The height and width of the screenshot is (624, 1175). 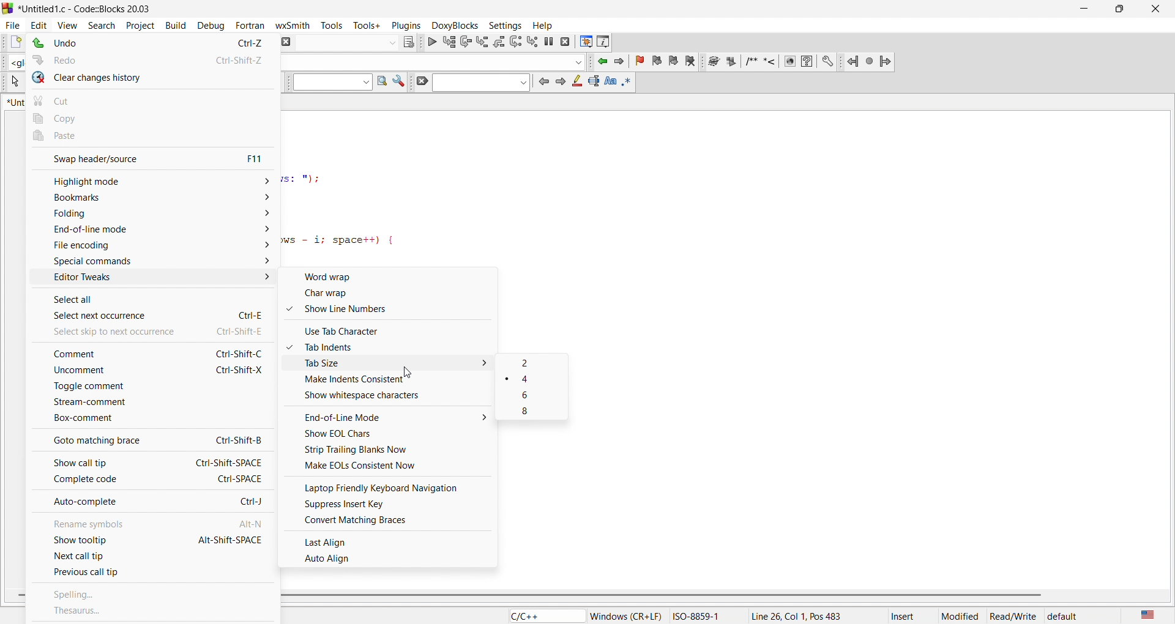 What do you see at coordinates (411, 41) in the screenshot?
I see `icon` at bounding box center [411, 41].